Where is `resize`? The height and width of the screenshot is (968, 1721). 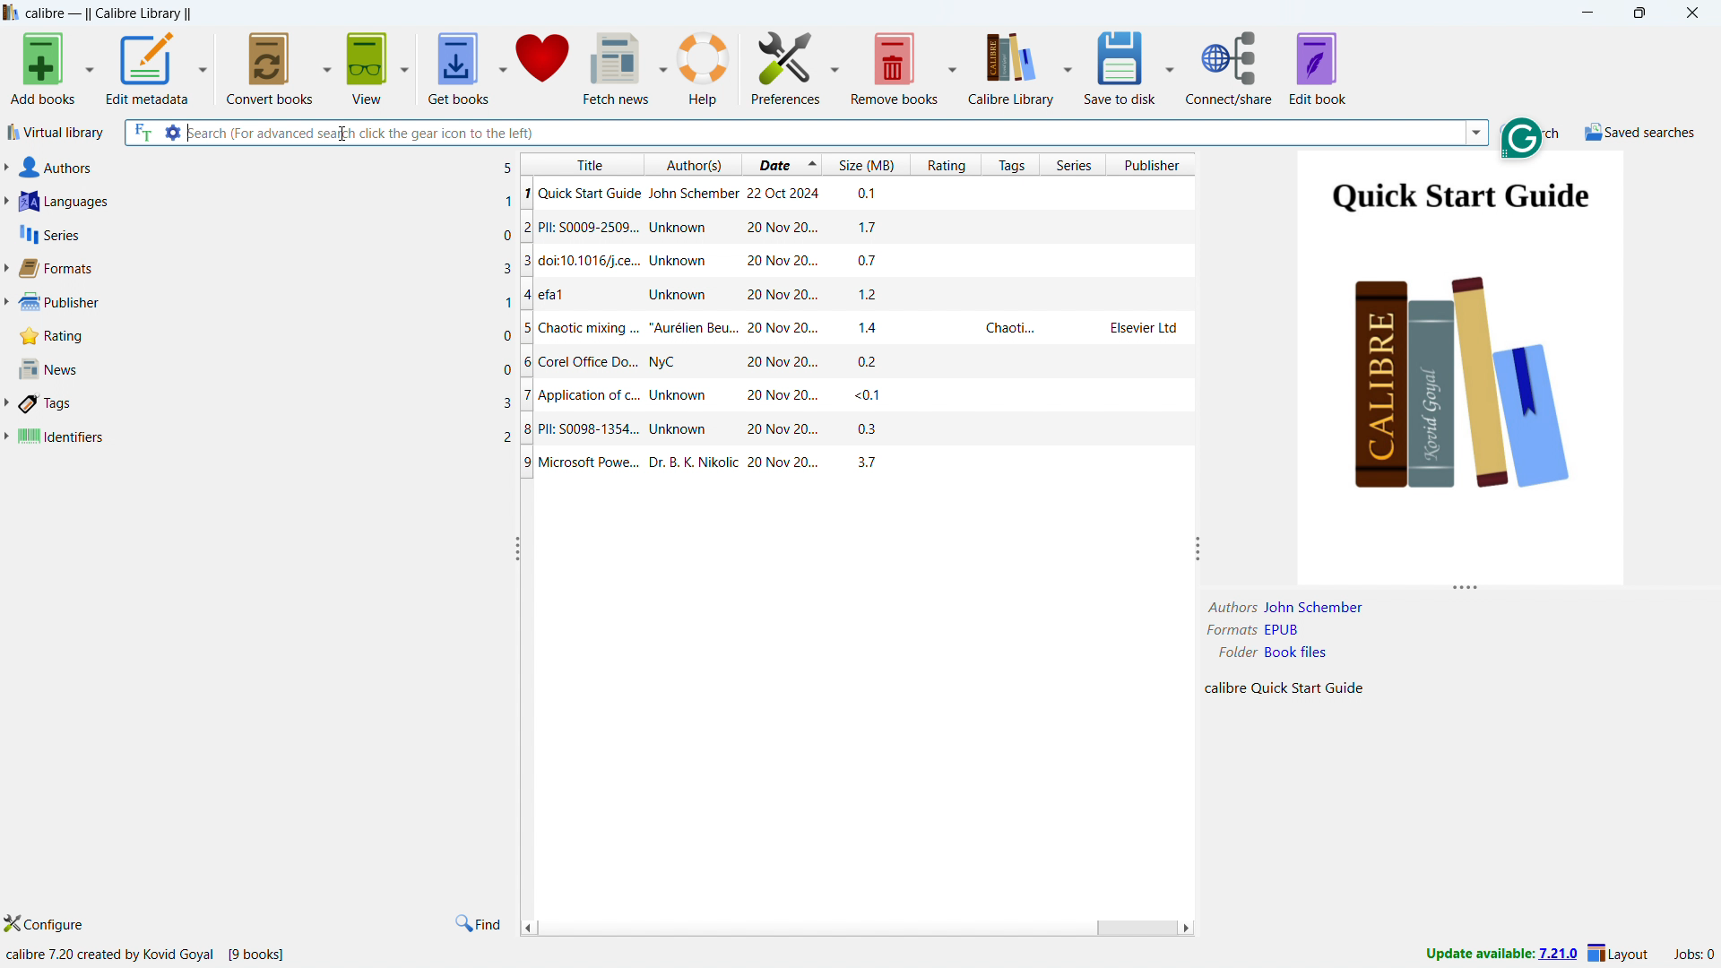
resize is located at coordinates (1466, 589).